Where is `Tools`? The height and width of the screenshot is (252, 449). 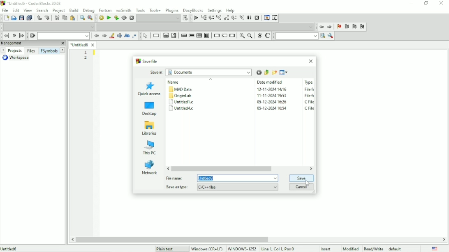
Tools is located at coordinates (140, 10).